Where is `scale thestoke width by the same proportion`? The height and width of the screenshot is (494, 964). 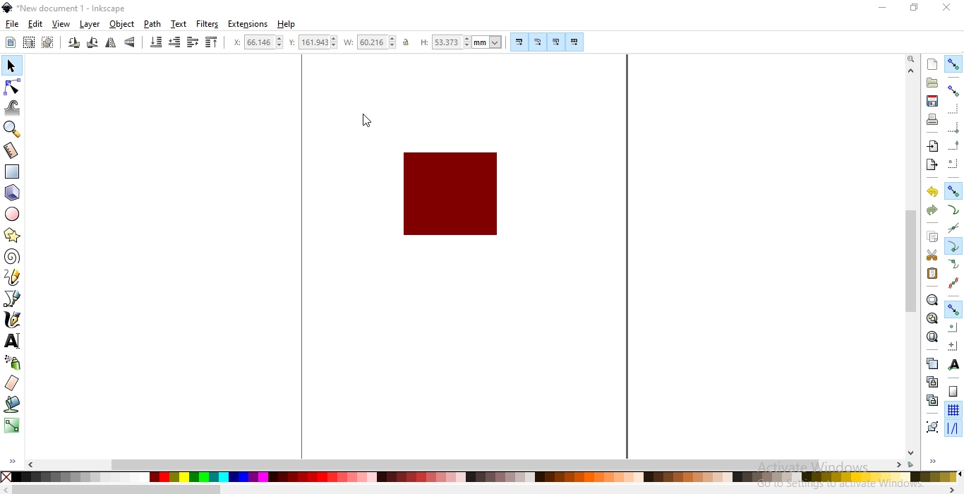 scale thestoke width by the same proportion is located at coordinates (518, 42).